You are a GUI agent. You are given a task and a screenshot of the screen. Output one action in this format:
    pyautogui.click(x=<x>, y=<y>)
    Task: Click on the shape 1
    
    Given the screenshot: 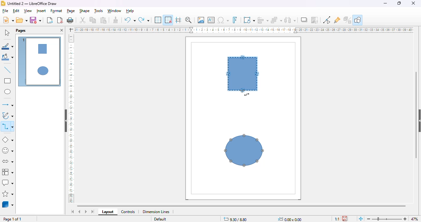 What is the action you would take?
    pyautogui.click(x=243, y=74)
    